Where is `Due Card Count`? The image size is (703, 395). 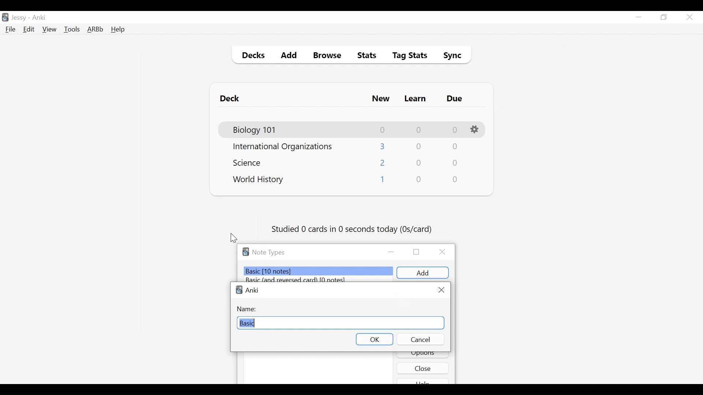 Due Card Count is located at coordinates (454, 147).